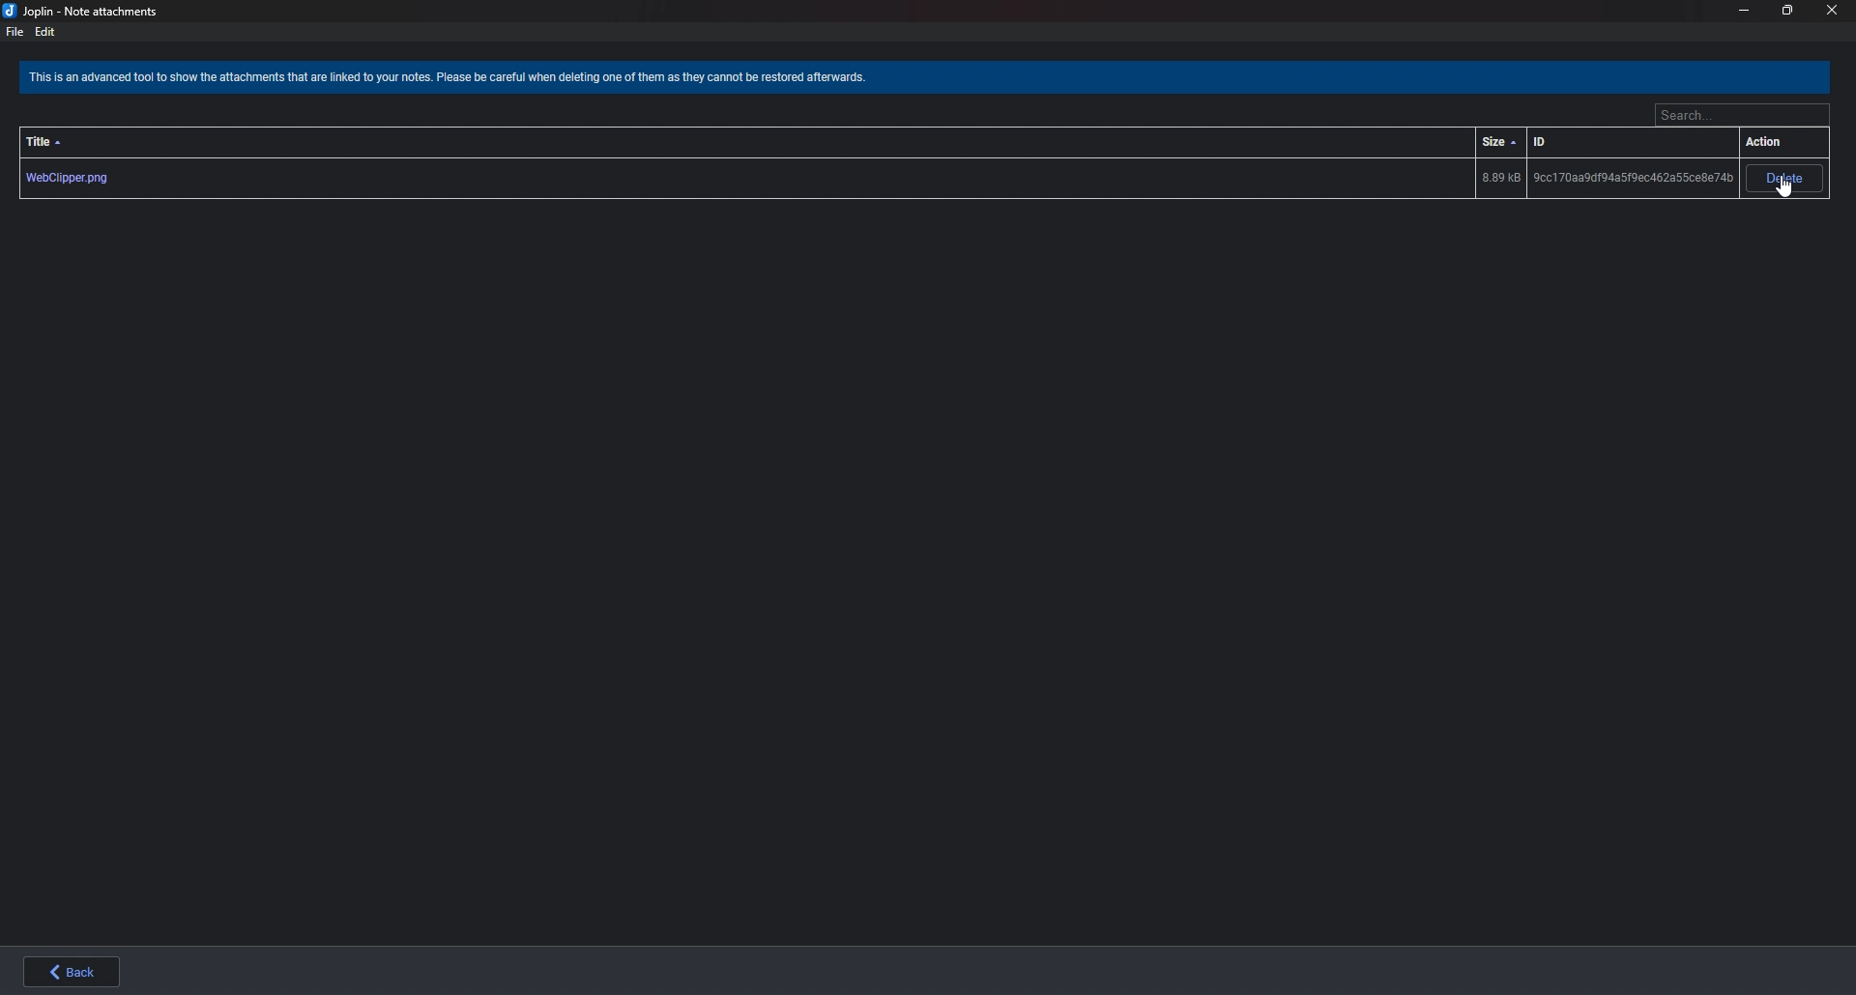 The image size is (1856, 995). Describe the element at coordinates (1741, 117) in the screenshot. I see `Search` at that location.